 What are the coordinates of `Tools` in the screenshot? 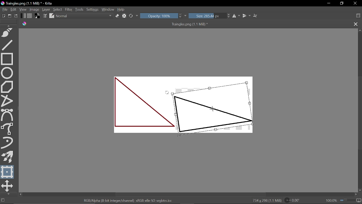 It's located at (80, 9).